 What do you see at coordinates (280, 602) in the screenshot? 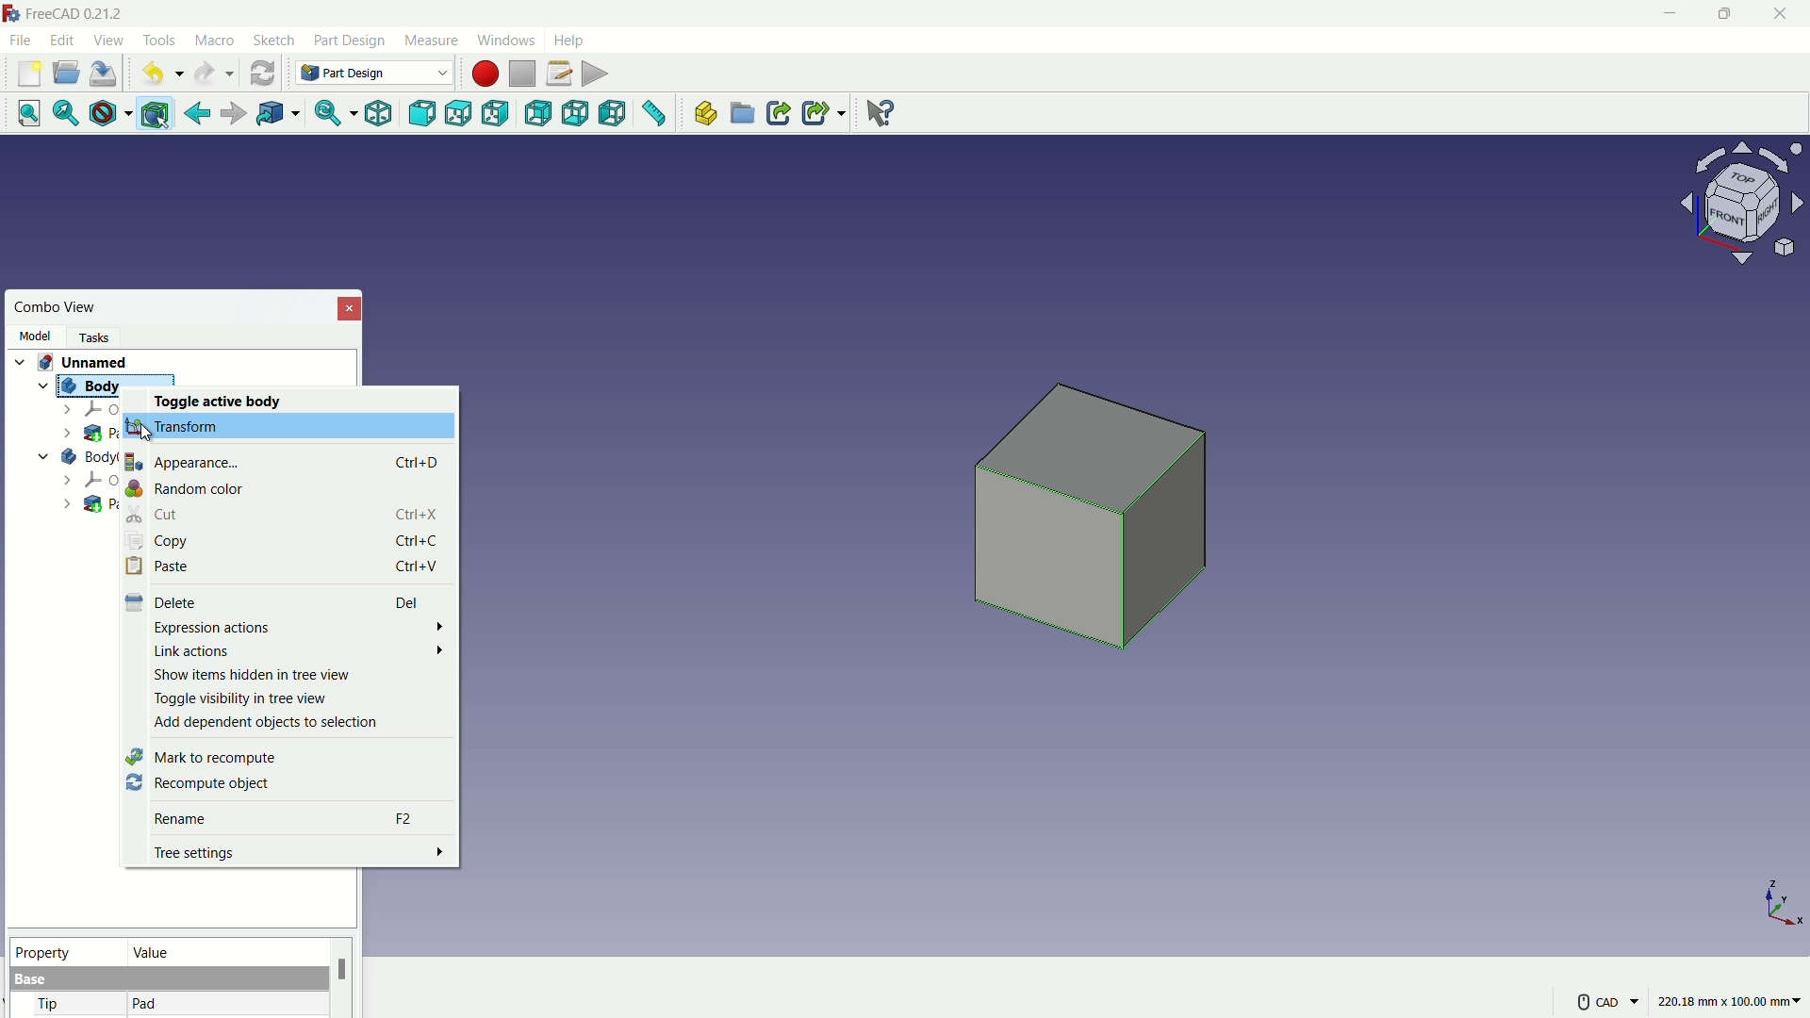
I see `Delete Del` at bounding box center [280, 602].